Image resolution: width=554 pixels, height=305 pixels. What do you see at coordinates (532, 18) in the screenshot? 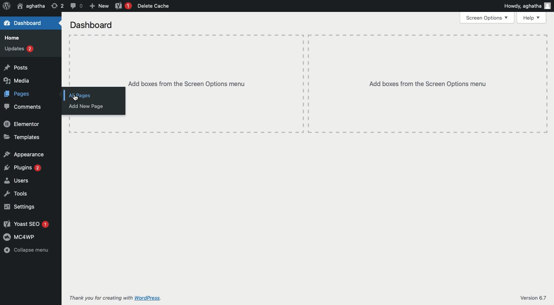
I see `Help` at bounding box center [532, 18].